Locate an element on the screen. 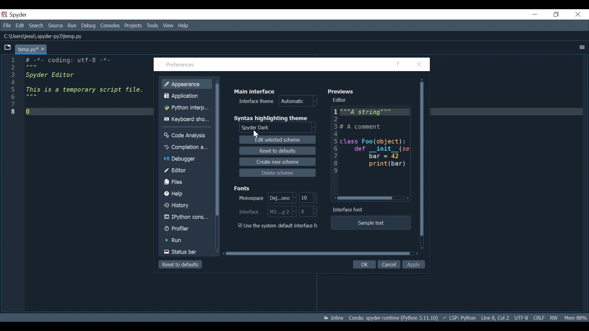  Memory Usage is located at coordinates (575, 318).